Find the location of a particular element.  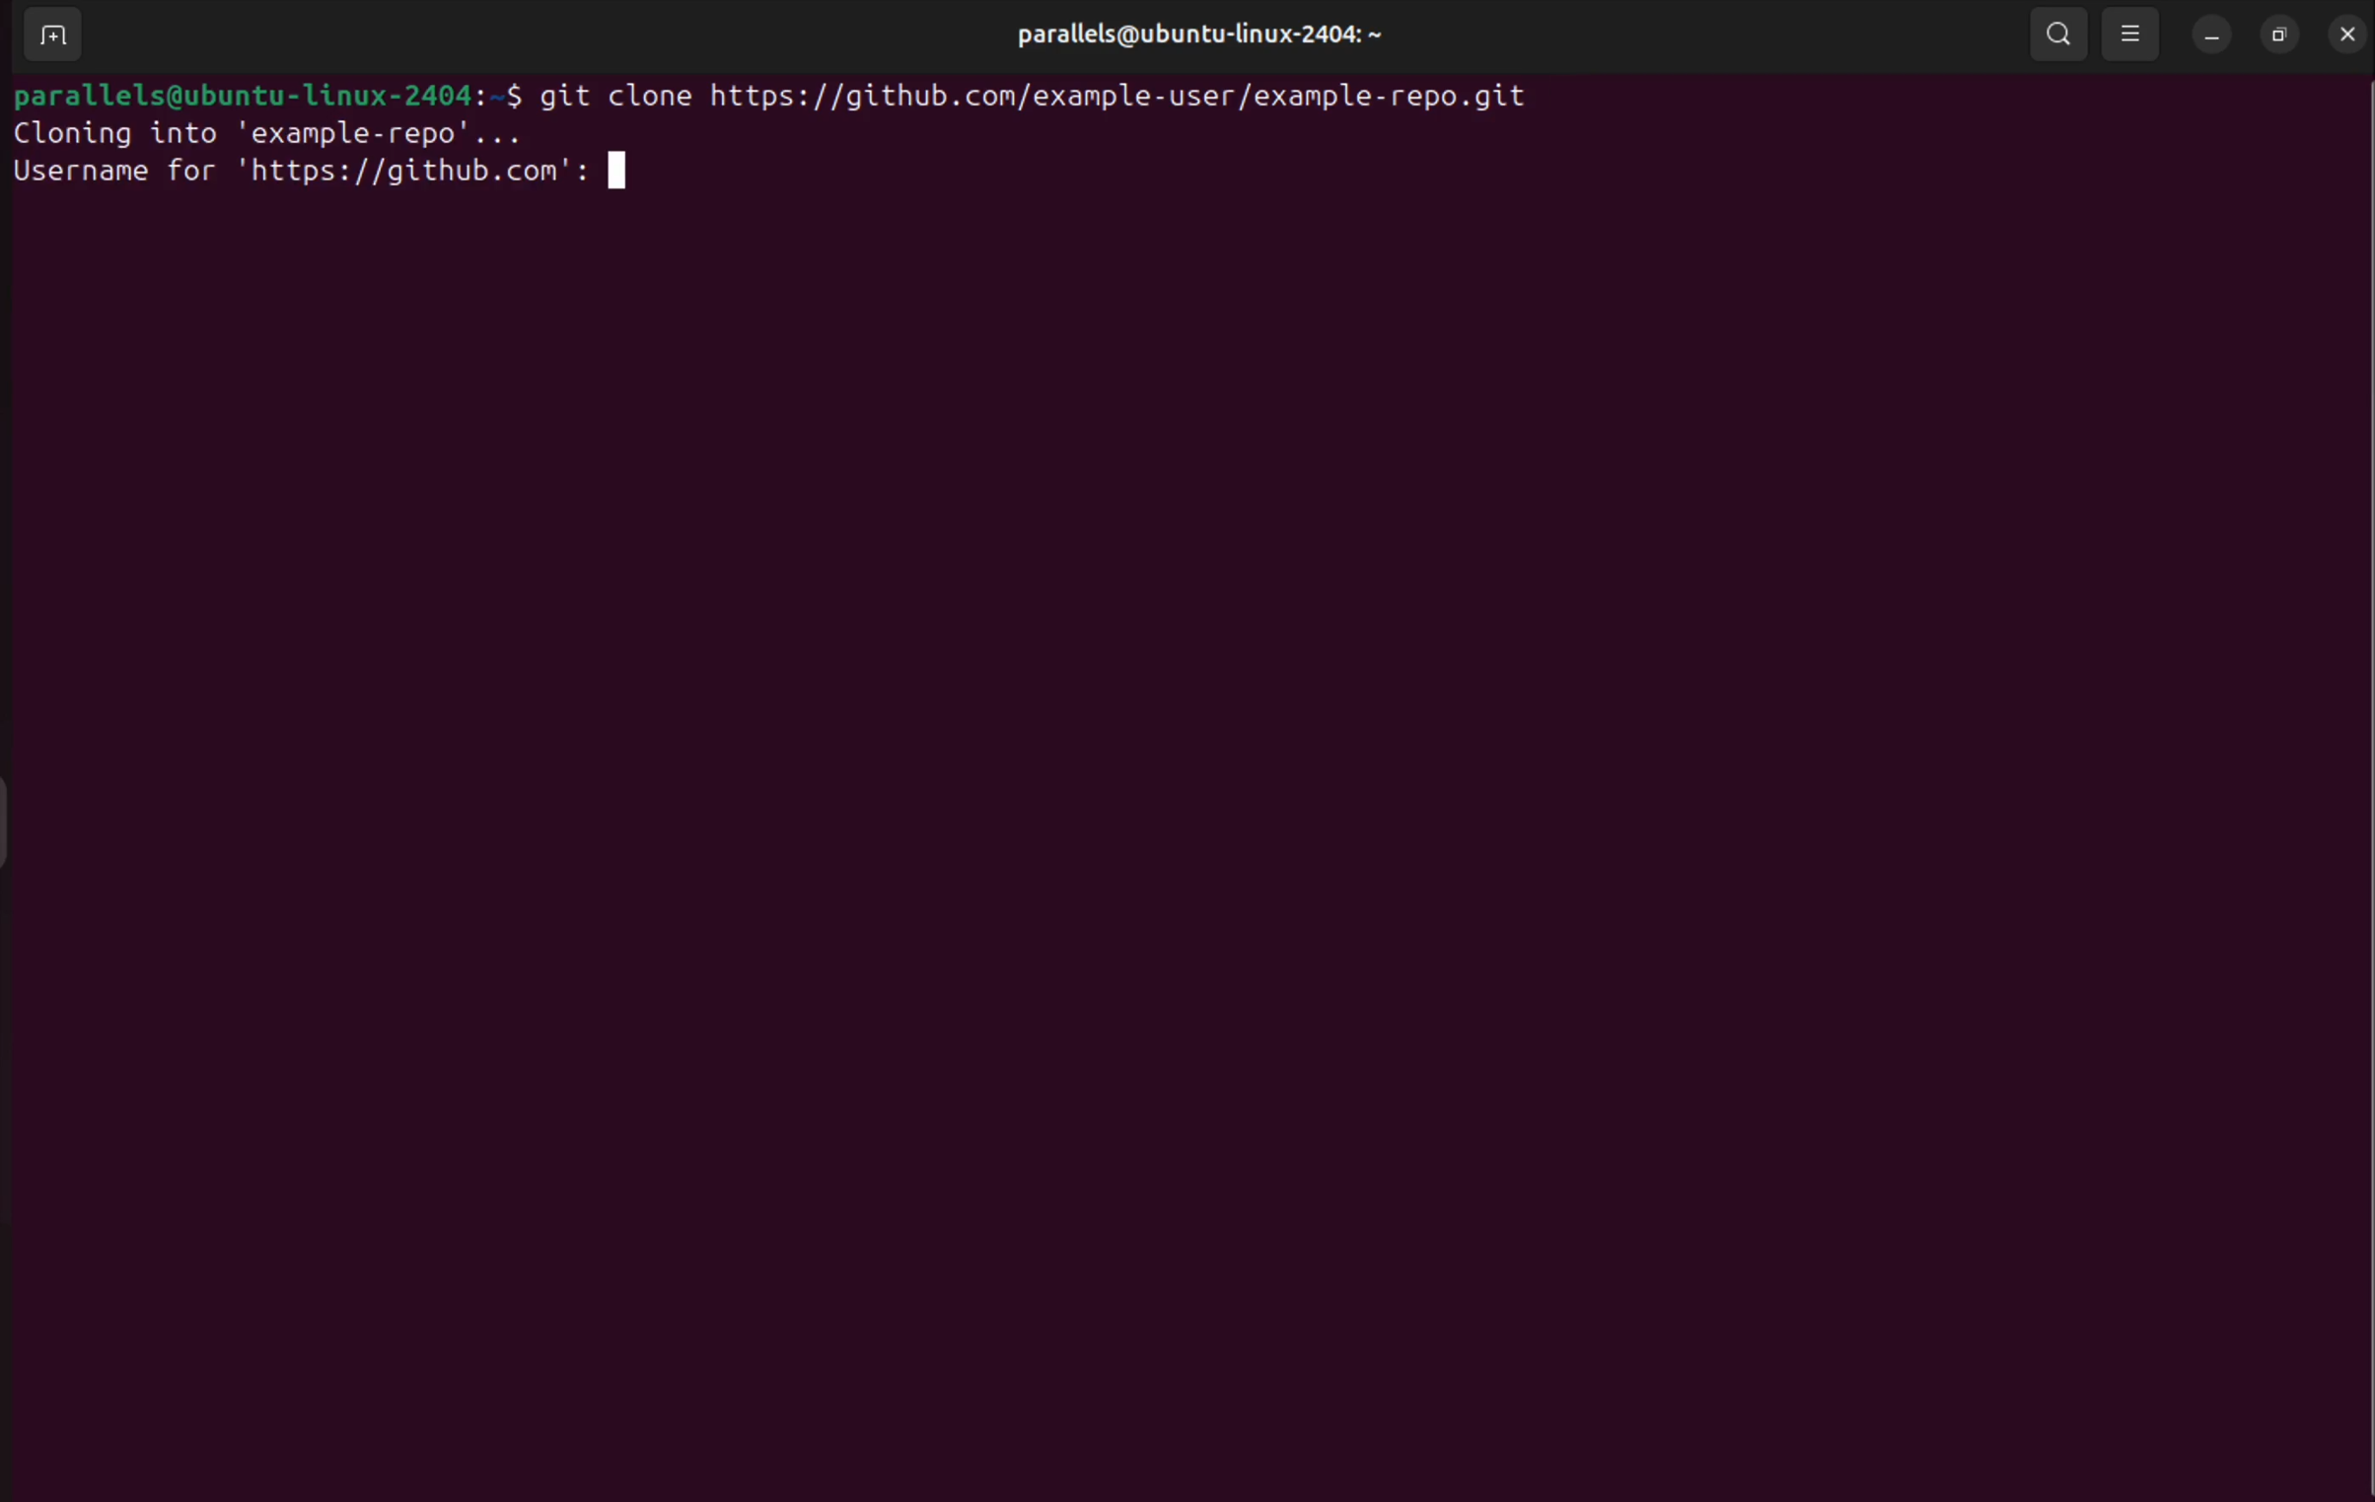

clonning into example repo is located at coordinates (278, 135).